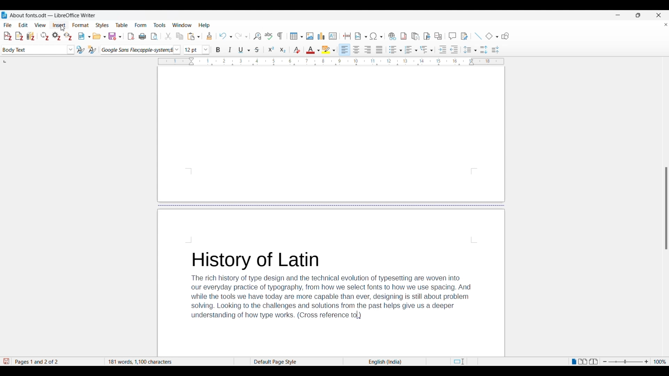 The width and height of the screenshot is (669, 376). What do you see at coordinates (225, 36) in the screenshot?
I see `Undo options` at bounding box center [225, 36].